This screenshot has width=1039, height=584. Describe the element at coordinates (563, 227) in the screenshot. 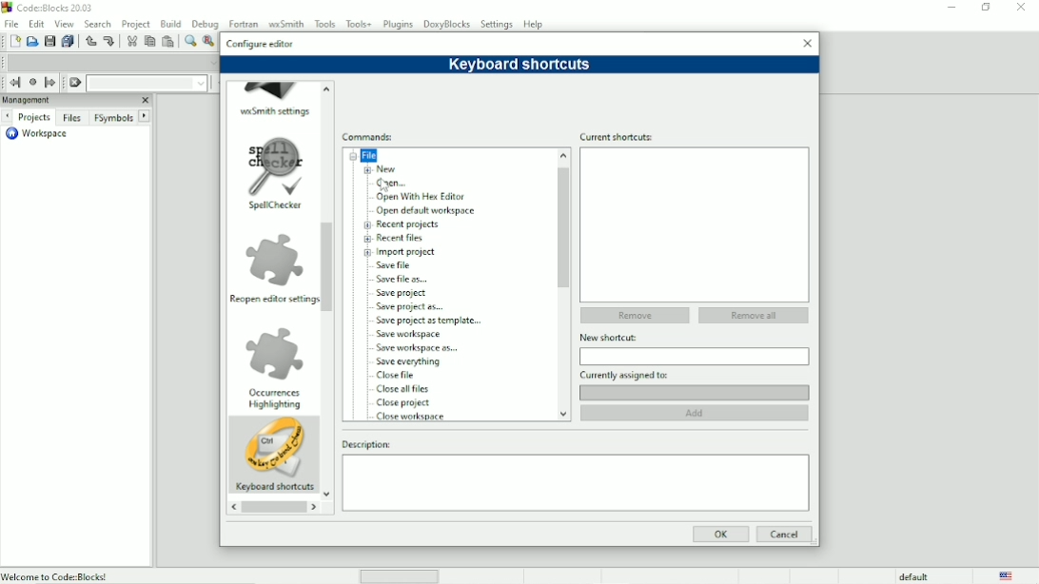

I see `Vertical scrollbar` at that location.